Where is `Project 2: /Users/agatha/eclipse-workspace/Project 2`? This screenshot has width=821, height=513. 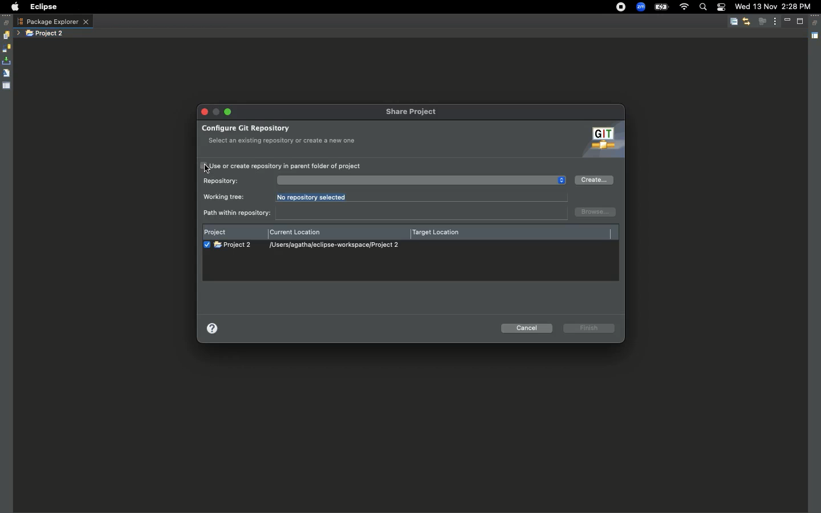
Project 2: /Users/agatha/eclipse-workspace/Project 2 is located at coordinates (310, 245).